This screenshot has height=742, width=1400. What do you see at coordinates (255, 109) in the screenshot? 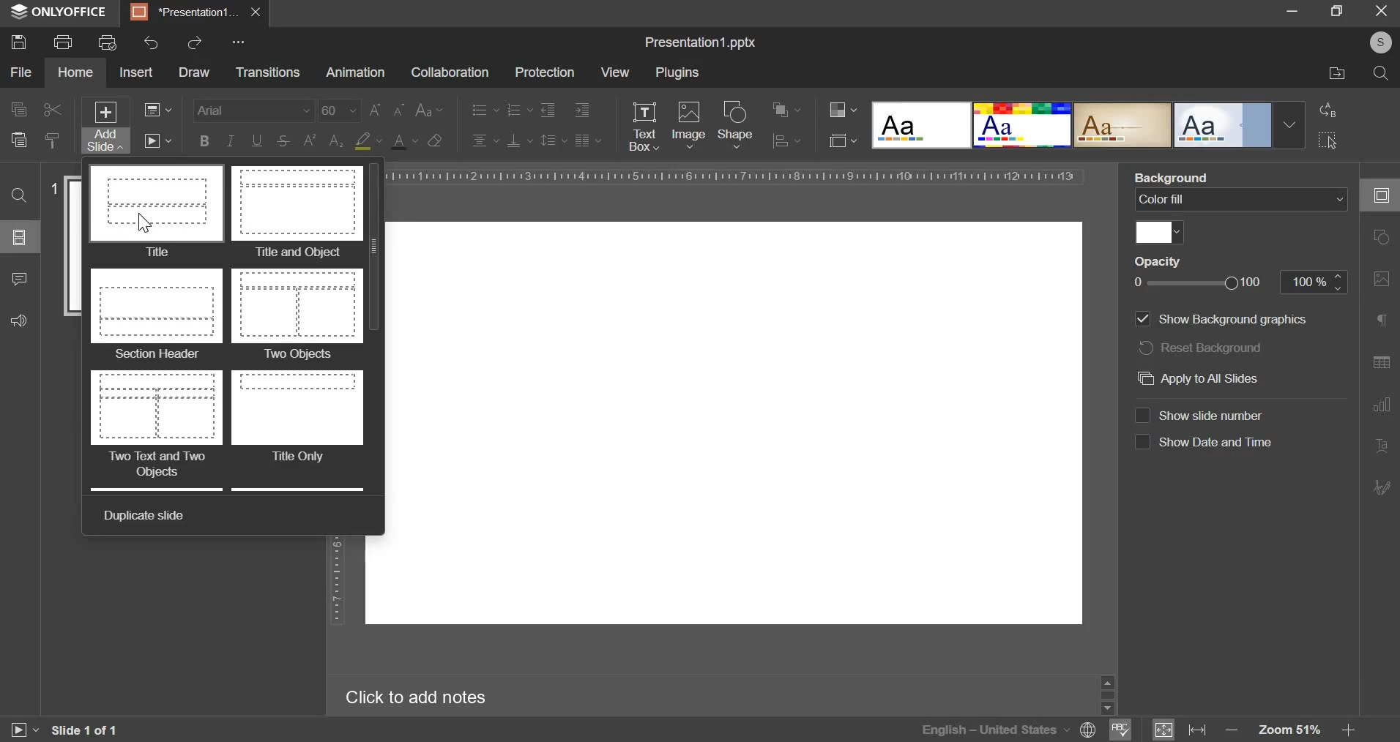
I see `font` at bounding box center [255, 109].